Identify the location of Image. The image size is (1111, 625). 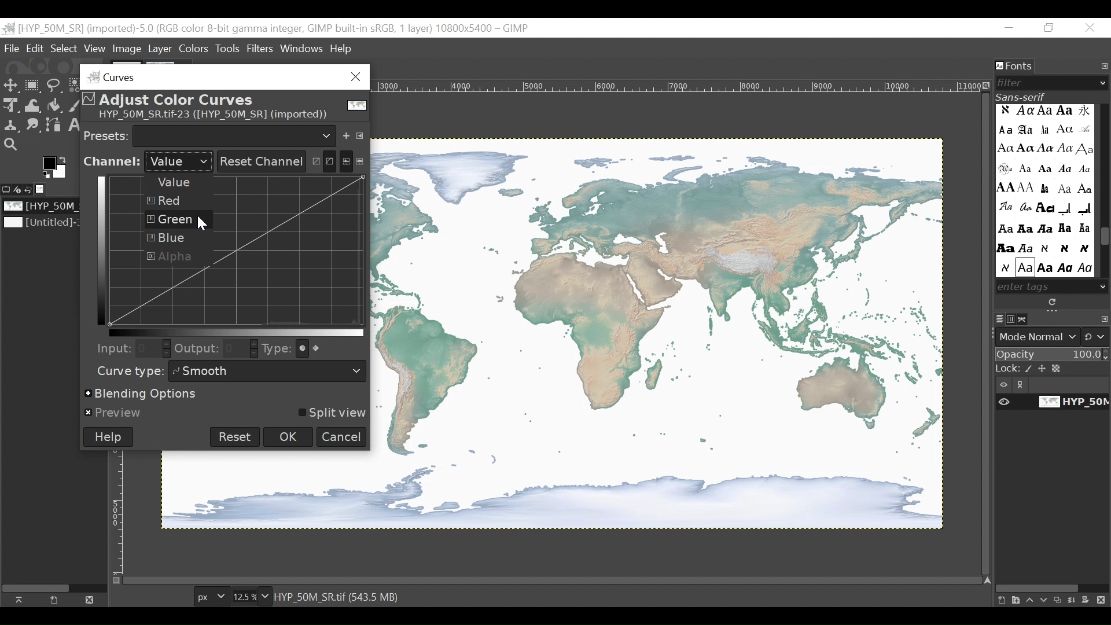
(44, 189).